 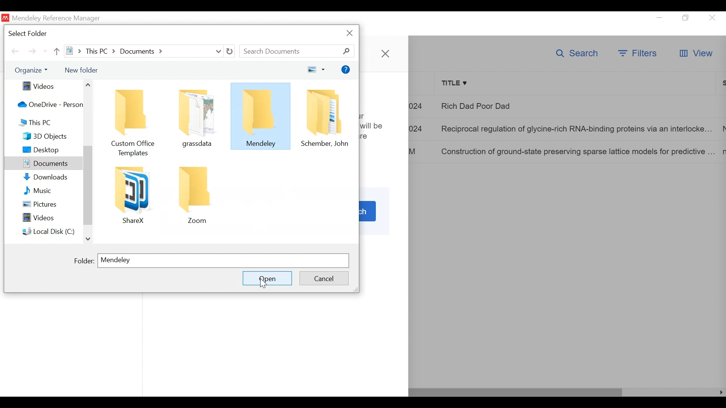 What do you see at coordinates (48, 151) in the screenshot?
I see `Desktop` at bounding box center [48, 151].